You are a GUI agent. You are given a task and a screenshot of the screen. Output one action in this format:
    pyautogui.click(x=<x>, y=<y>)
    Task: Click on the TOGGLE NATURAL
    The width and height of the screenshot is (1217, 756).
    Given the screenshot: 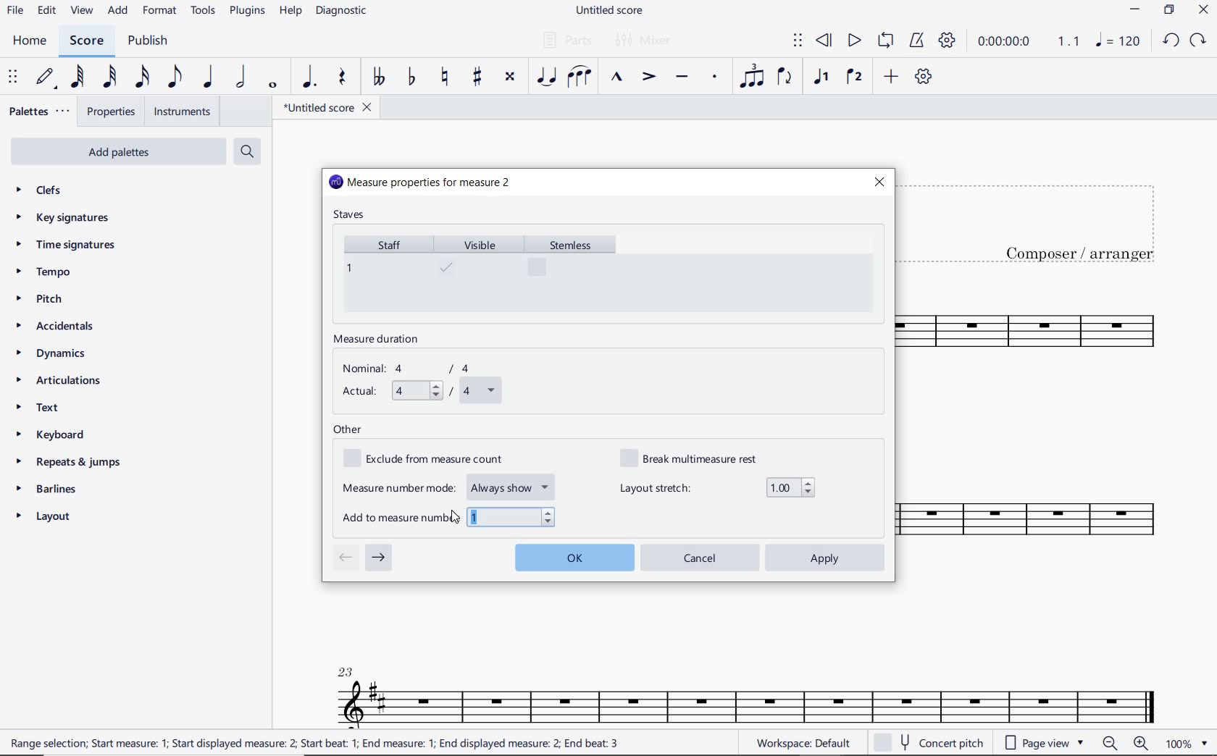 What is the action you would take?
    pyautogui.click(x=447, y=77)
    